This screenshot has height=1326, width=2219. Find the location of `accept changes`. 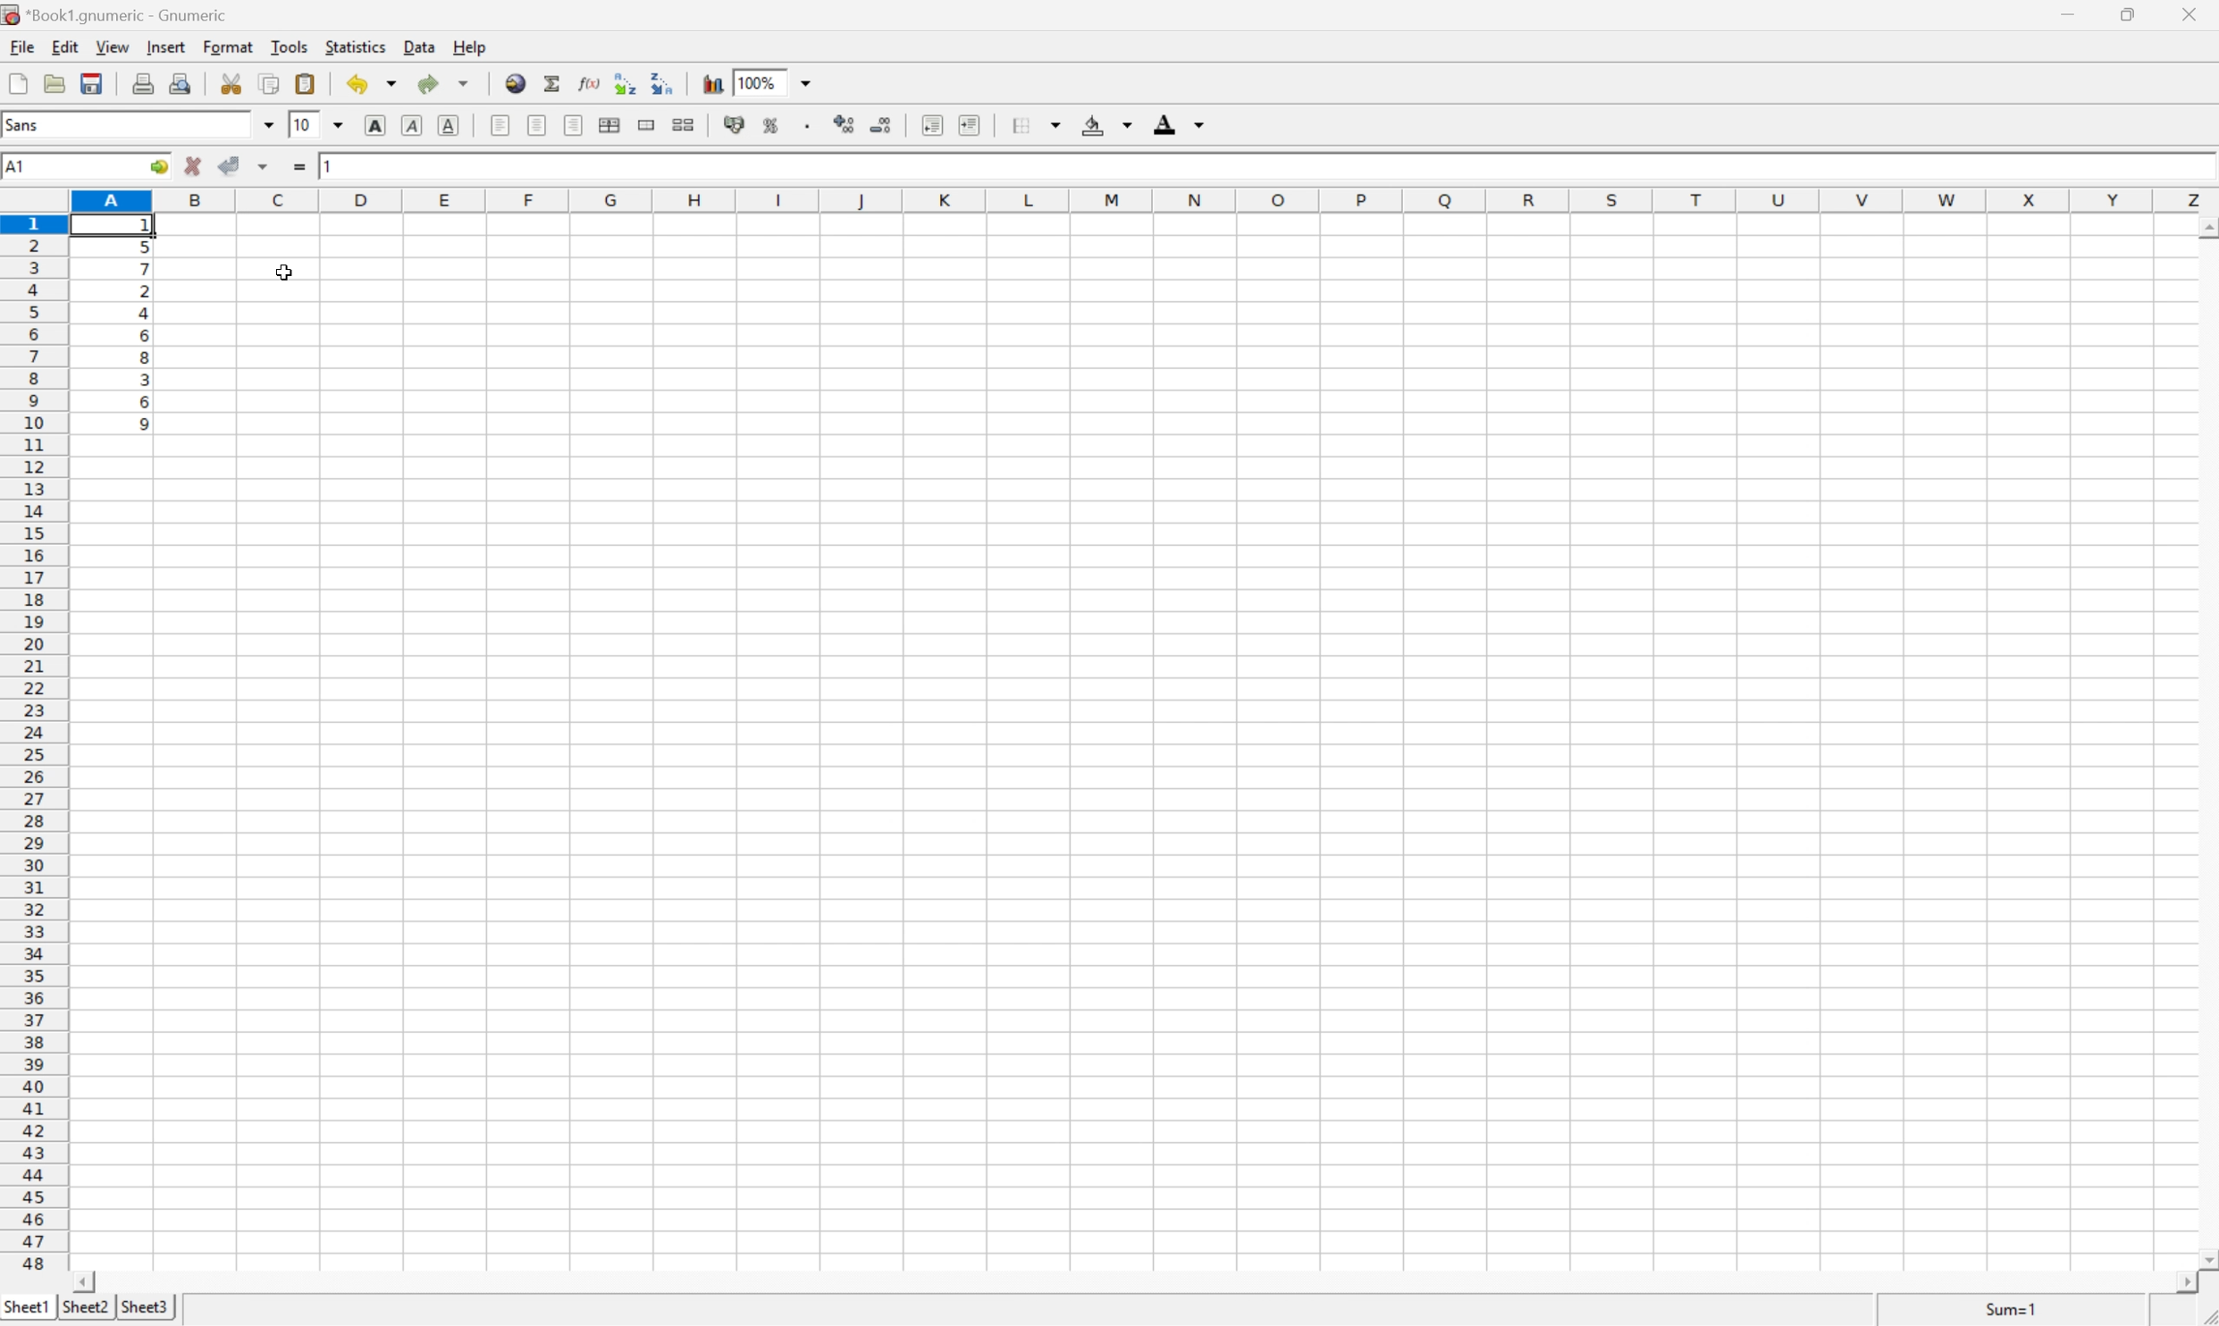

accept changes is located at coordinates (229, 166).